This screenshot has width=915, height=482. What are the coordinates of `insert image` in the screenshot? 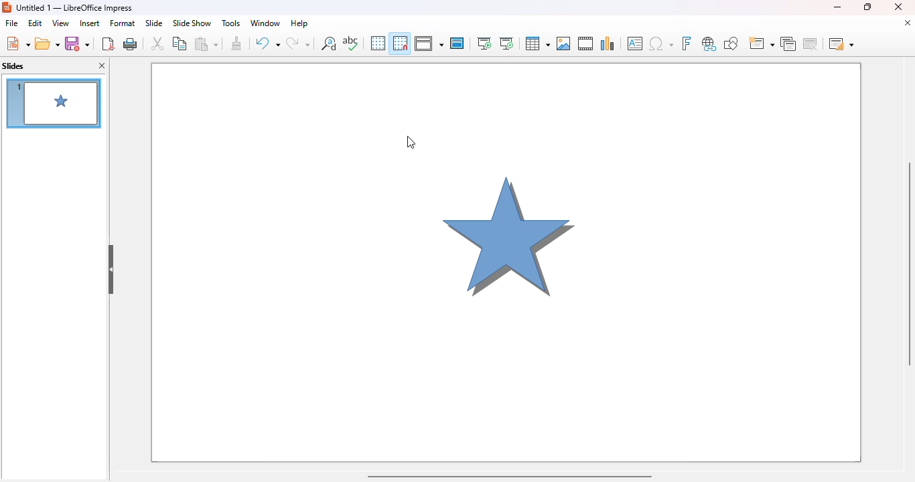 It's located at (564, 44).